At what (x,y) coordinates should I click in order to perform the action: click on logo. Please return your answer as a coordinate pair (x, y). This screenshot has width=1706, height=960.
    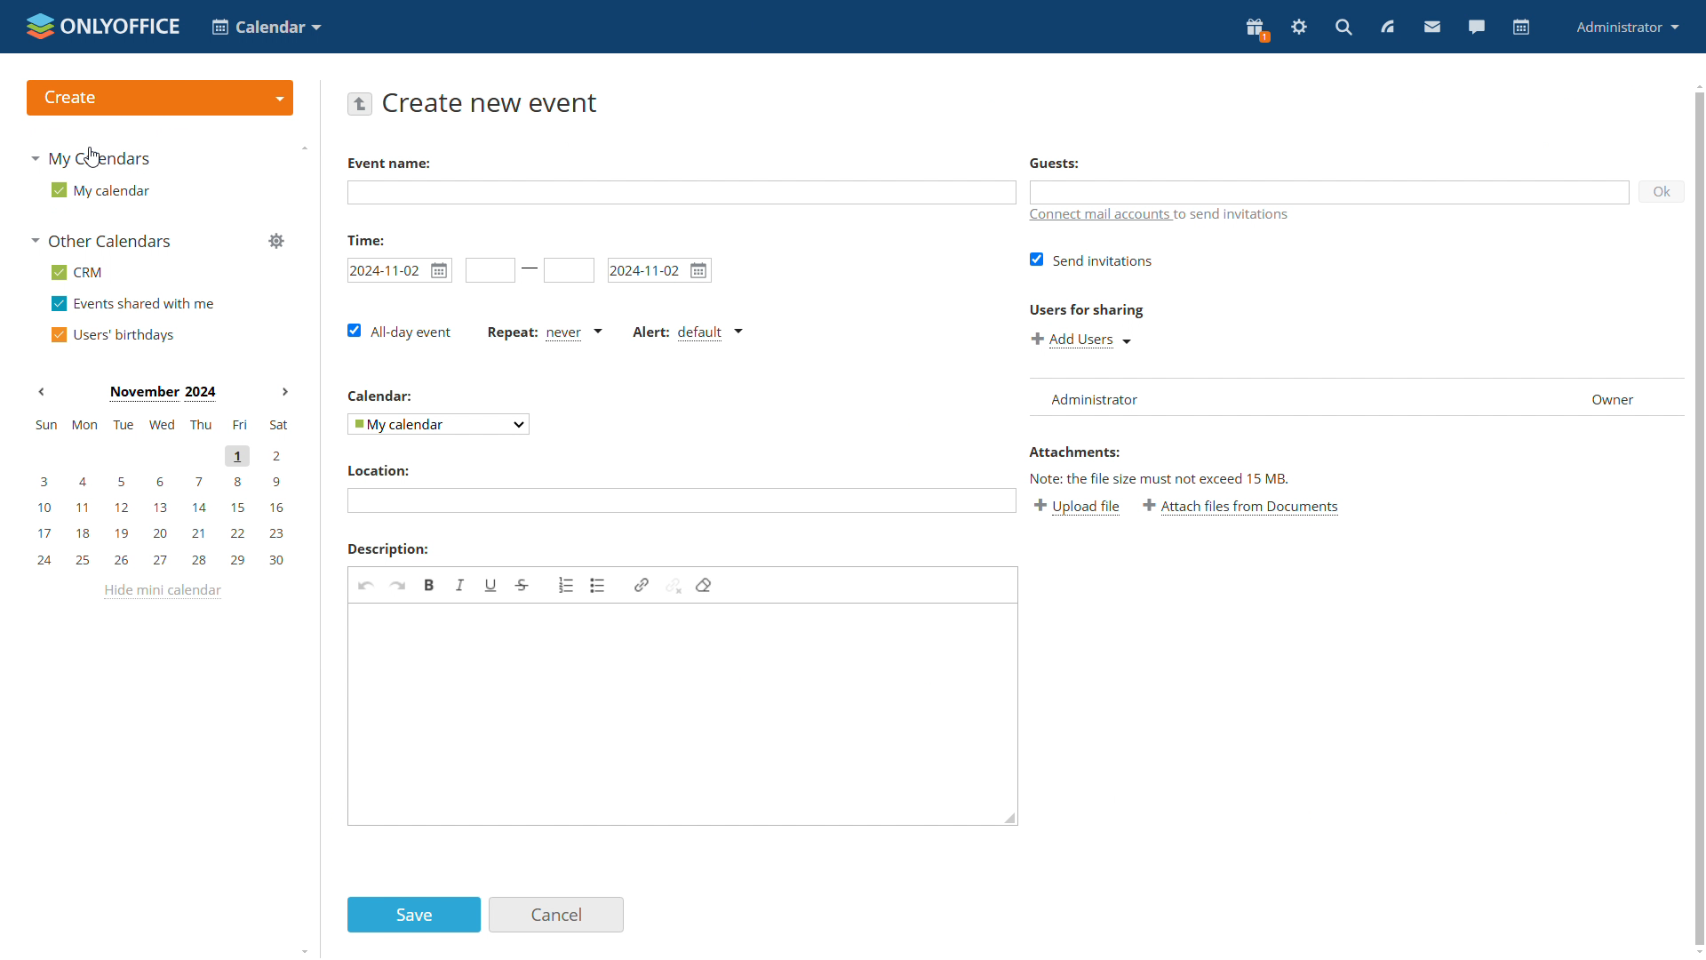
    Looking at the image, I should click on (101, 24).